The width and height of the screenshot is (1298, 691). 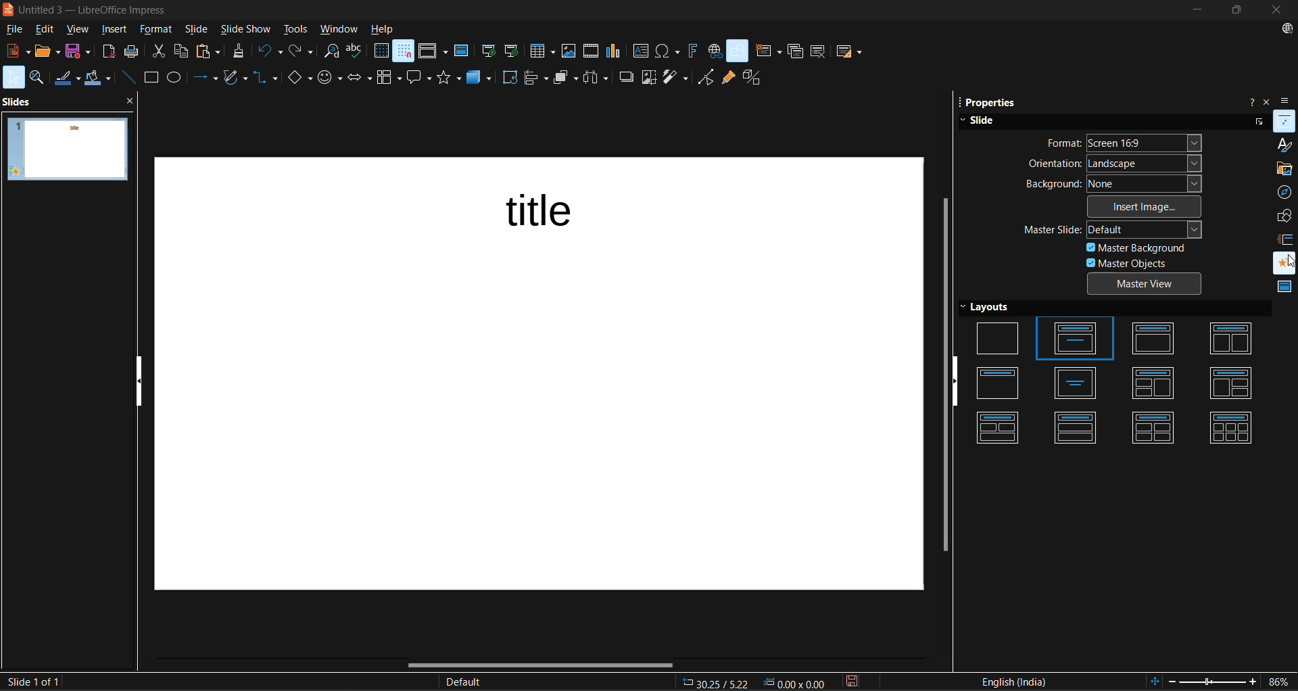 I want to click on 3d objects, so click(x=479, y=80).